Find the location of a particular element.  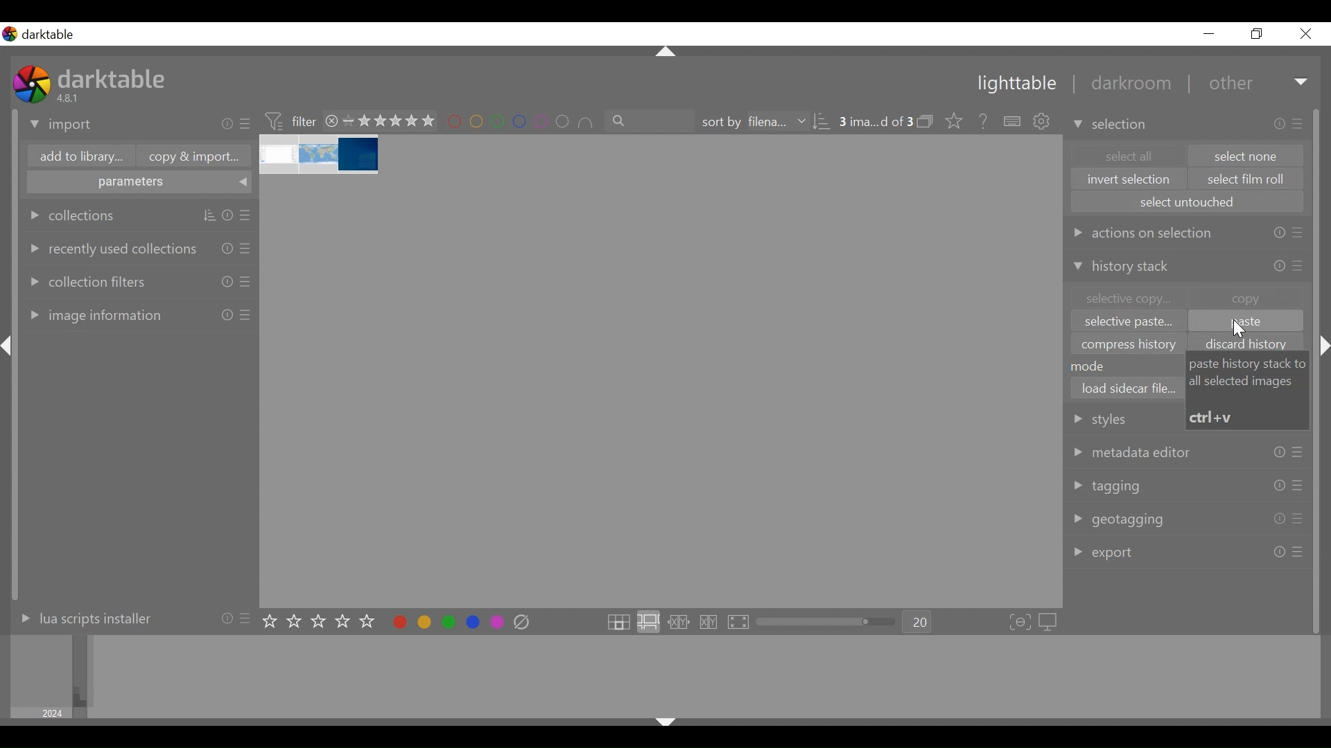

20 is located at coordinates (918, 623).